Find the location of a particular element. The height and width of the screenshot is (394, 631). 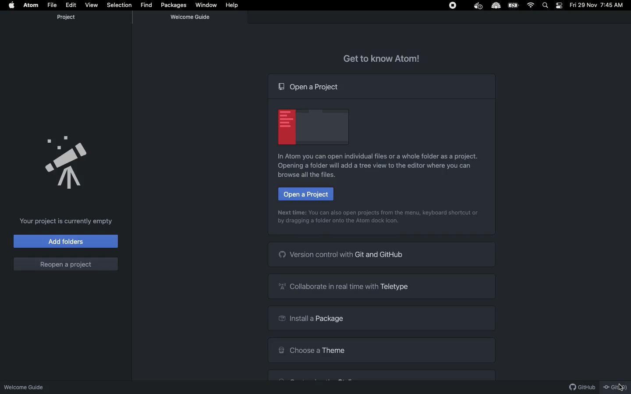

Collaborate in real time with Teletype is located at coordinates (382, 286).